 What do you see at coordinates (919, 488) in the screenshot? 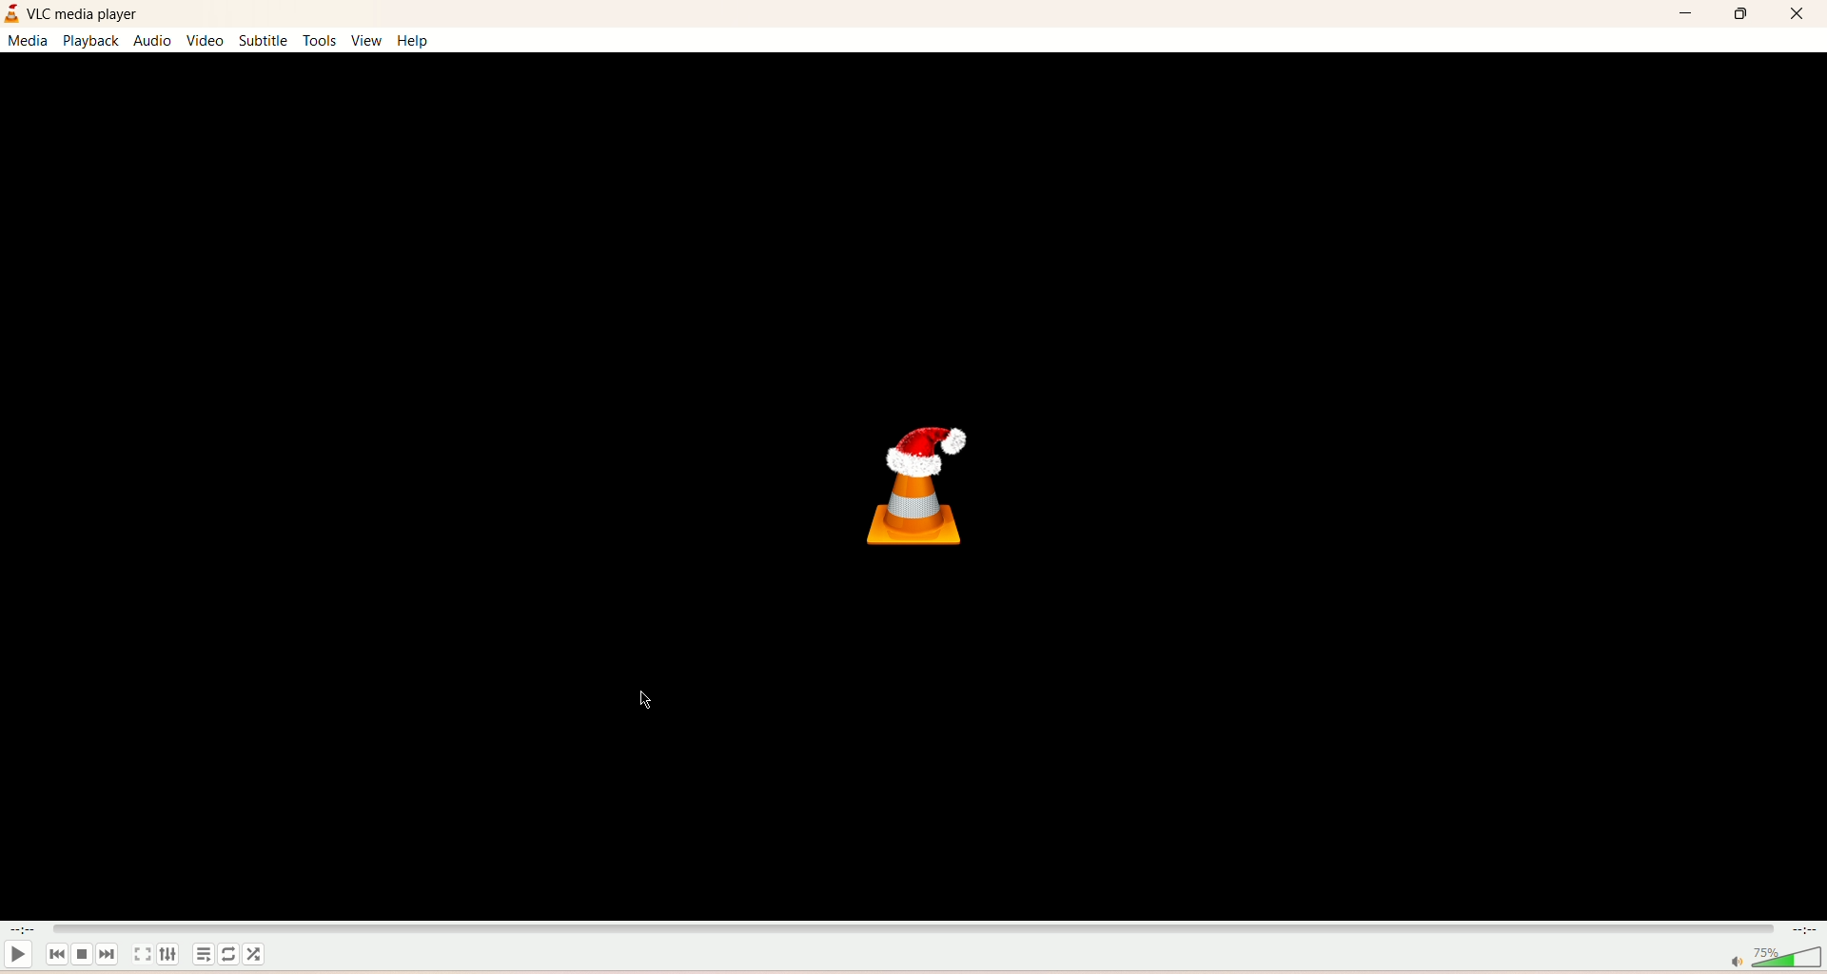
I see `vlc logo` at bounding box center [919, 488].